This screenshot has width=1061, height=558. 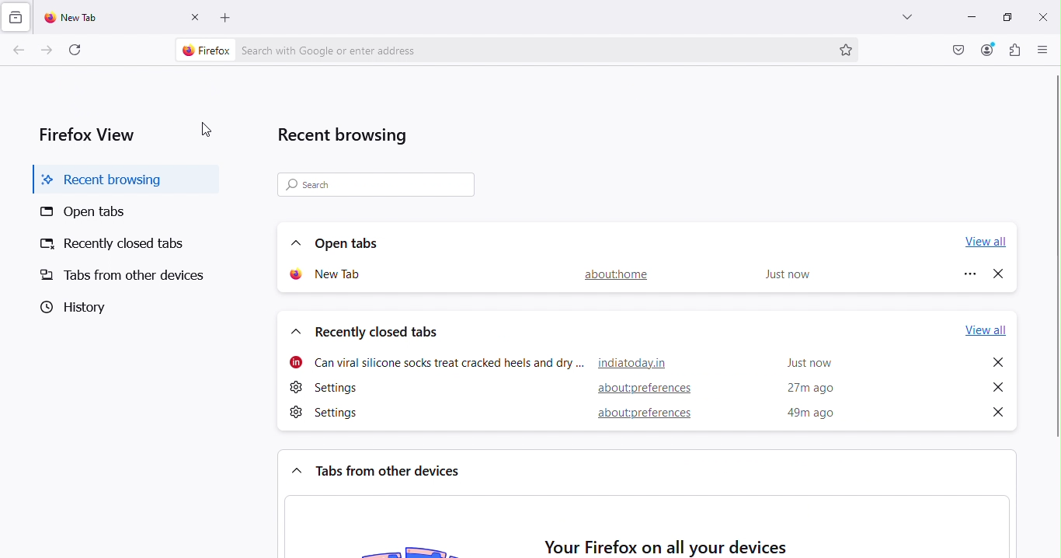 I want to click on time, so click(x=811, y=389).